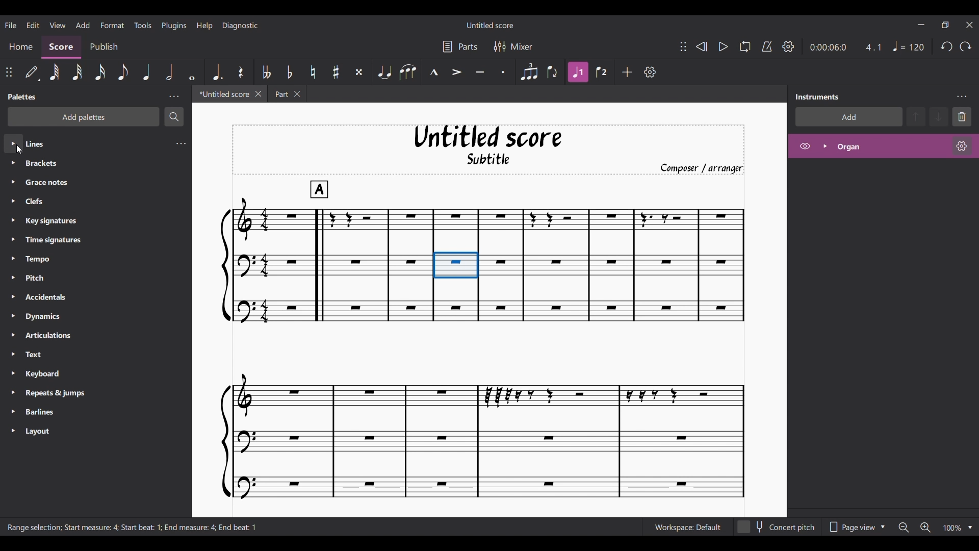  I want to click on Tuplet, so click(529, 72).